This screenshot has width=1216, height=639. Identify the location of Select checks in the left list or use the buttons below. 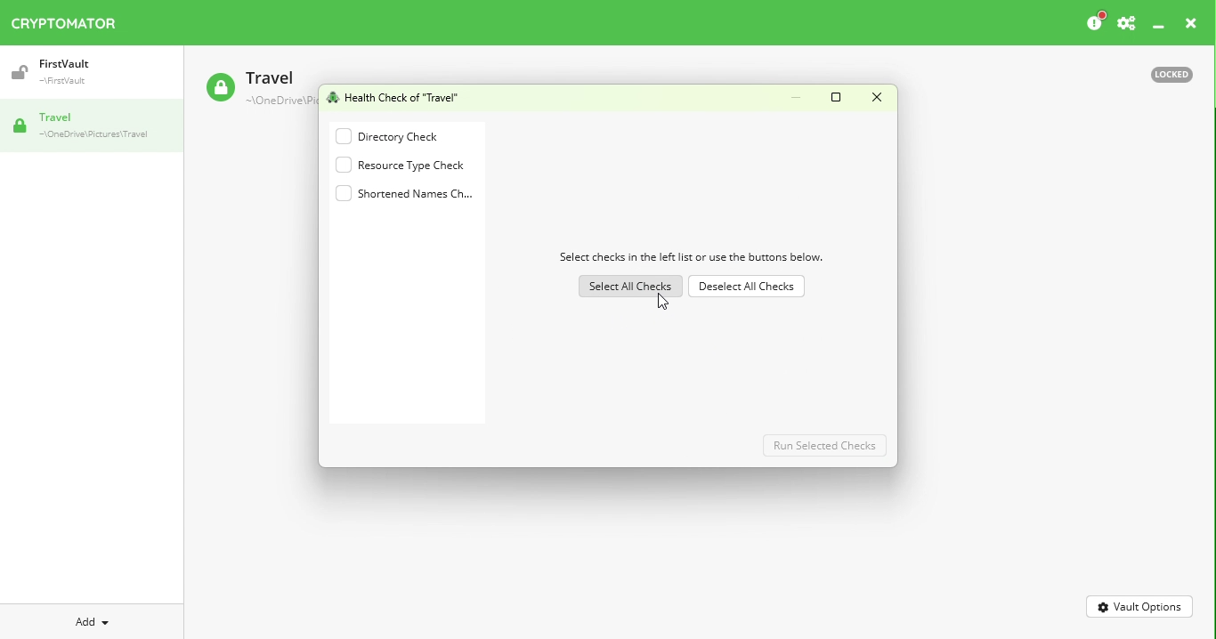
(691, 257).